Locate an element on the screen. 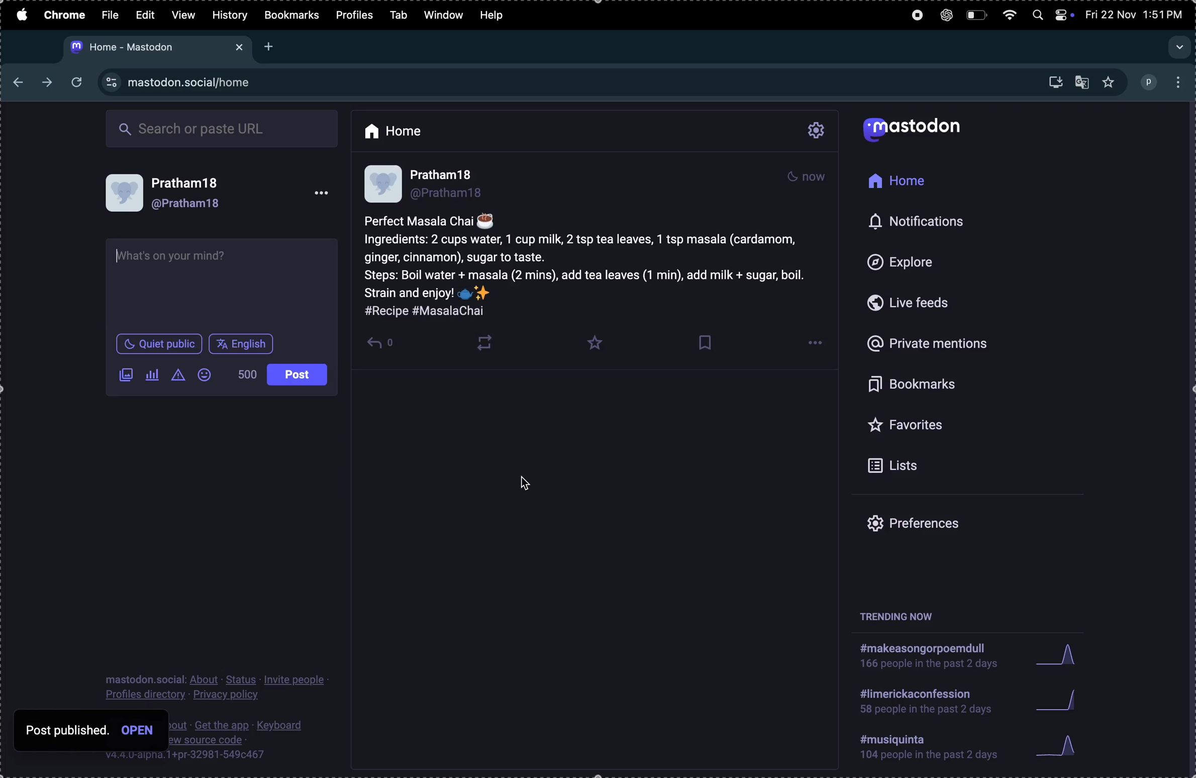 The height and width of the screenshot is (778, 1196). options is located at coordinates (1175, 80).